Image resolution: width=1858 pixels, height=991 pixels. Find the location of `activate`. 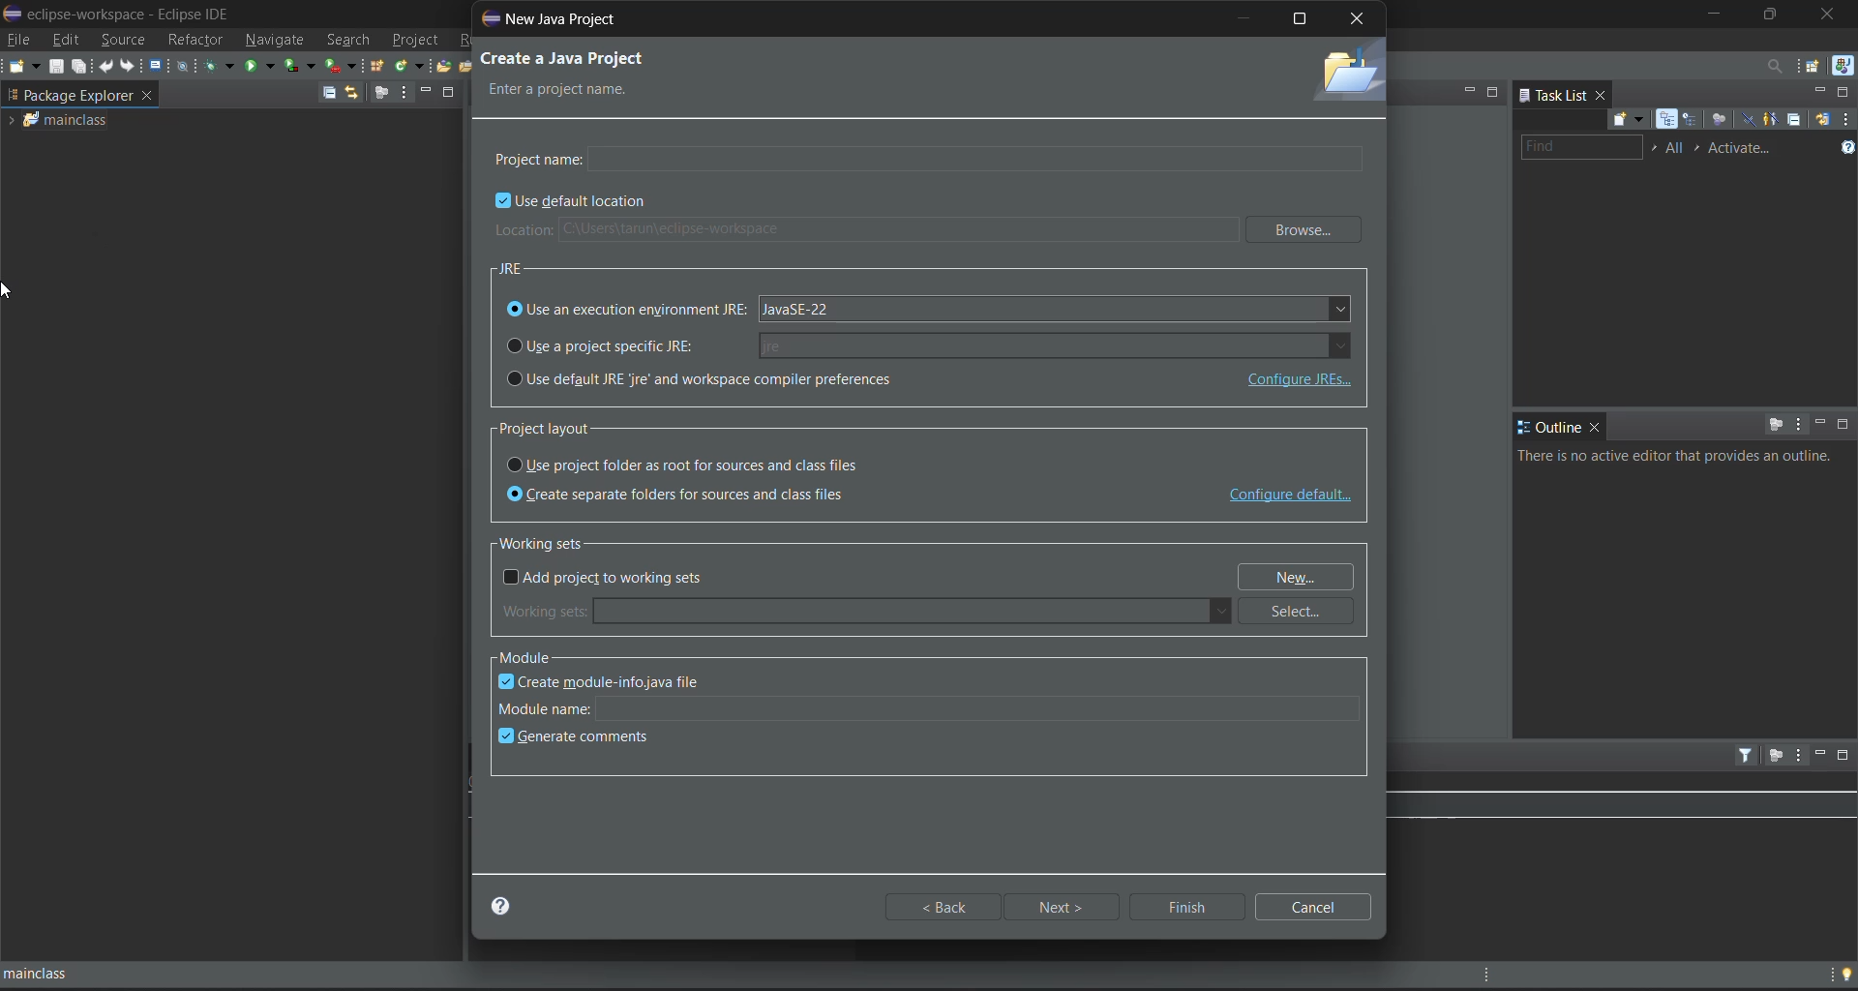

activate is located at coordinates (1745, 149).